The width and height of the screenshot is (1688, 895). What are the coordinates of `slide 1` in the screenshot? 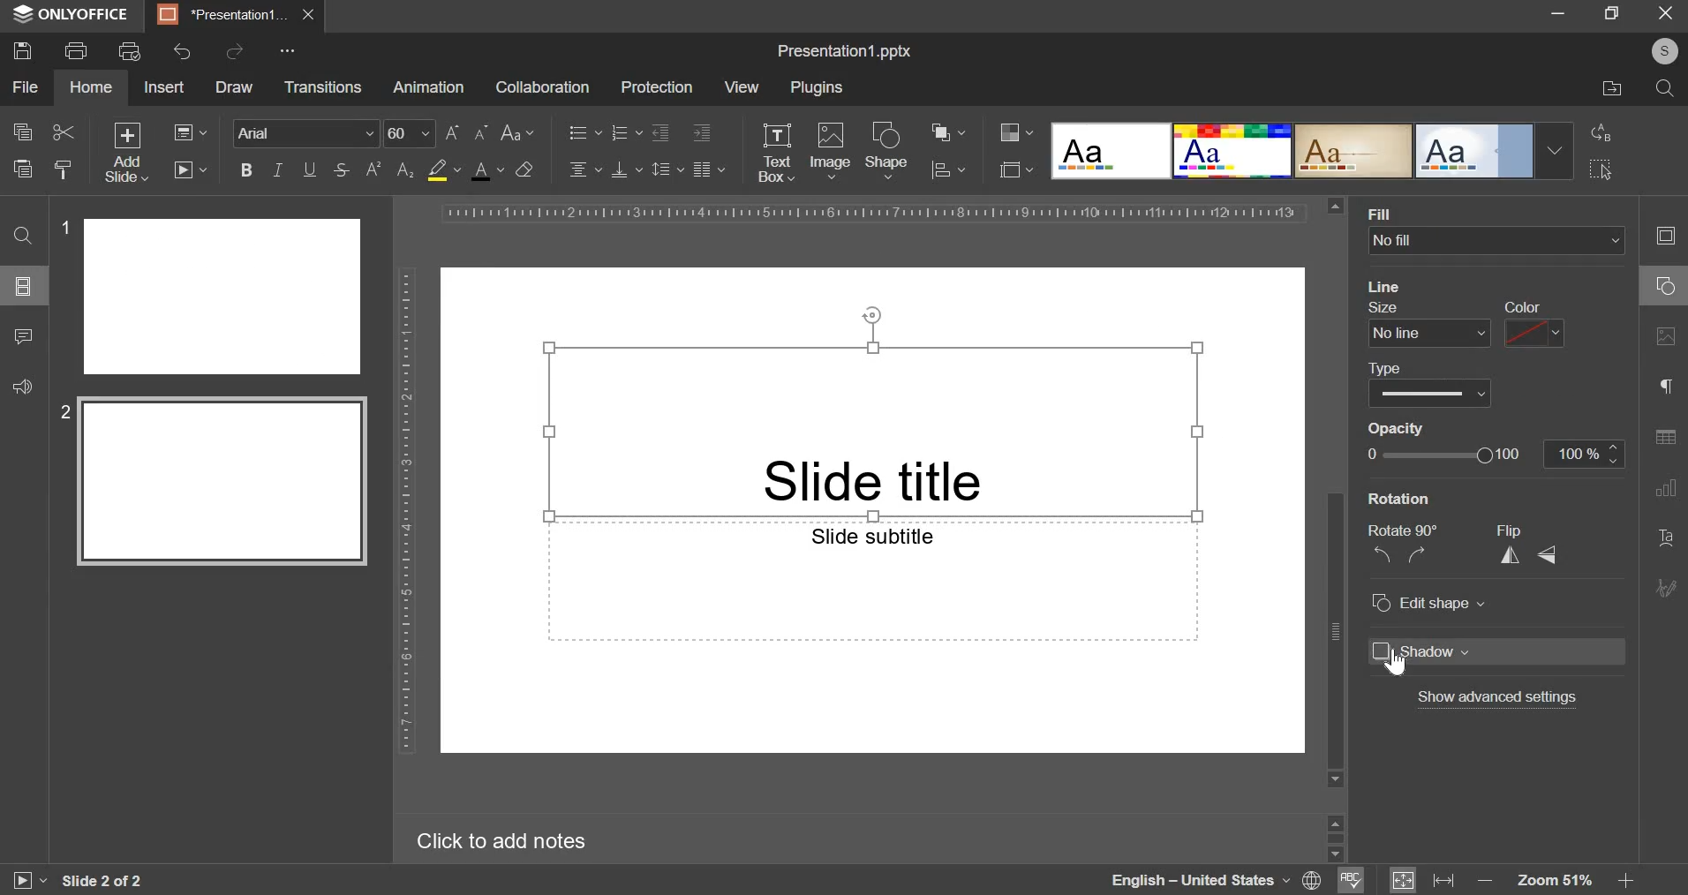 It's located at (214, 296).